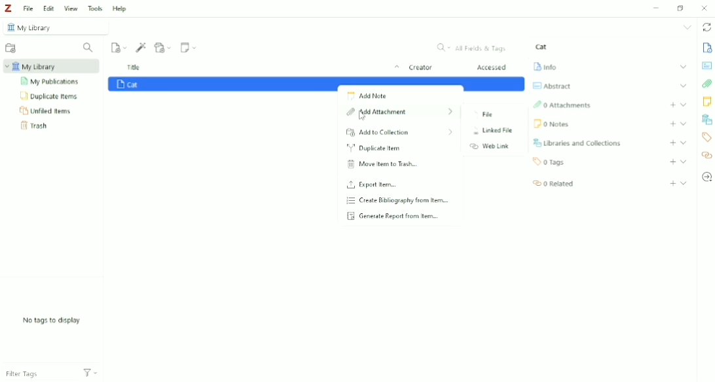  Describe the element at coordinates (490, 147) in the screenshot. I see `Web Link` at that location.